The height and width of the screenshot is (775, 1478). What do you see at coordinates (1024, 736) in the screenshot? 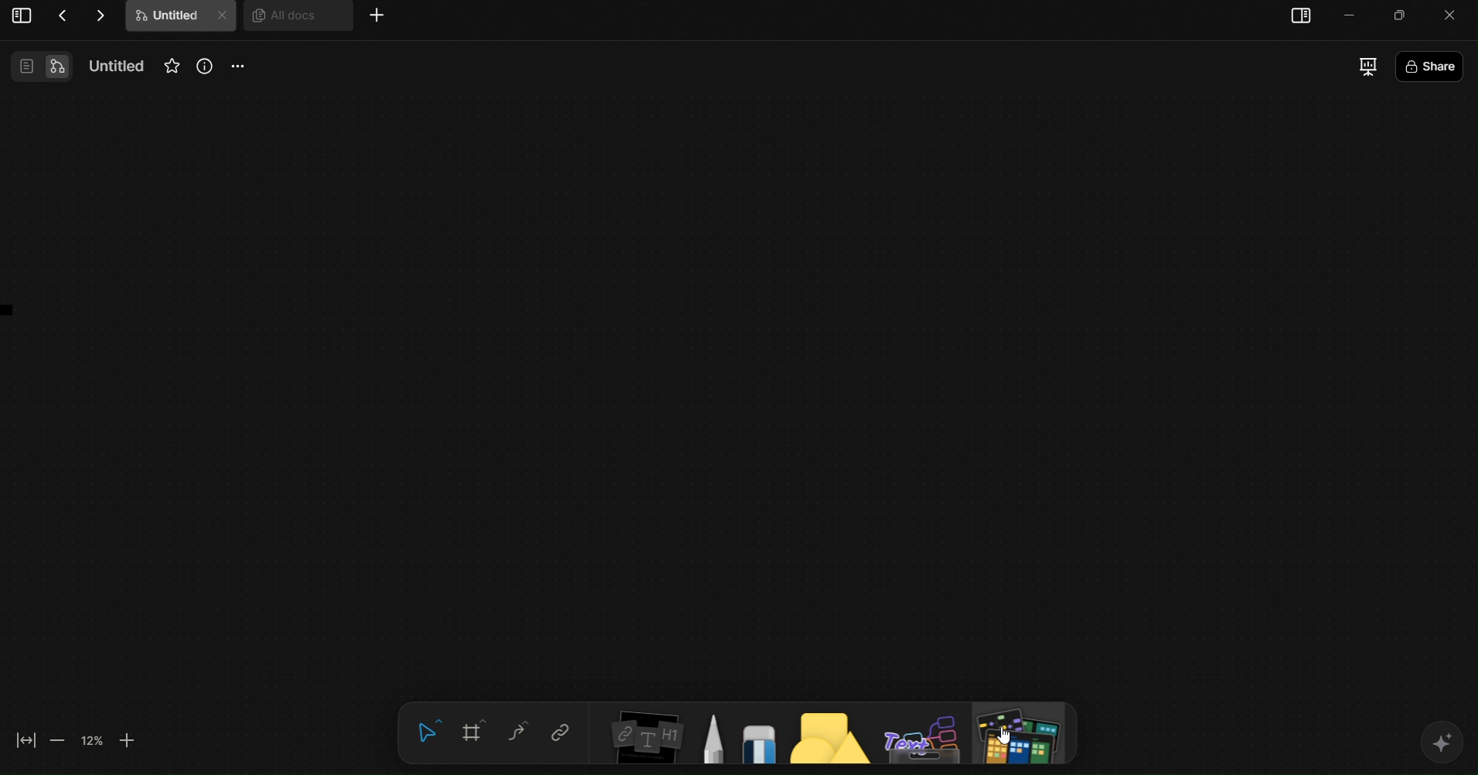
I see `Board/Template Tool` at bounding box center [1024, 736].